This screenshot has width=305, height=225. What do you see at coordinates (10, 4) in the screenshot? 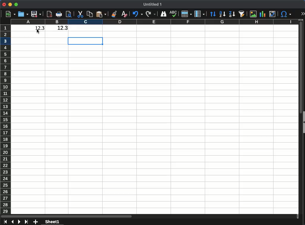
I see `minimize` at bounding box center [10, 4].